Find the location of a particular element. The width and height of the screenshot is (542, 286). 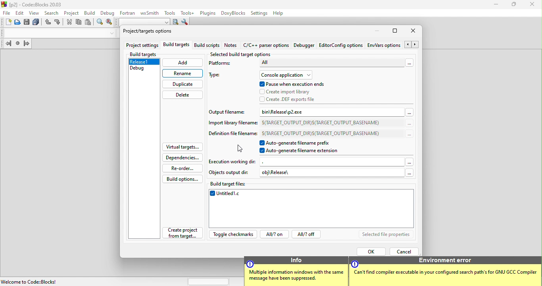

bin\Release\p2.exe is located at coordinates (296, 112).